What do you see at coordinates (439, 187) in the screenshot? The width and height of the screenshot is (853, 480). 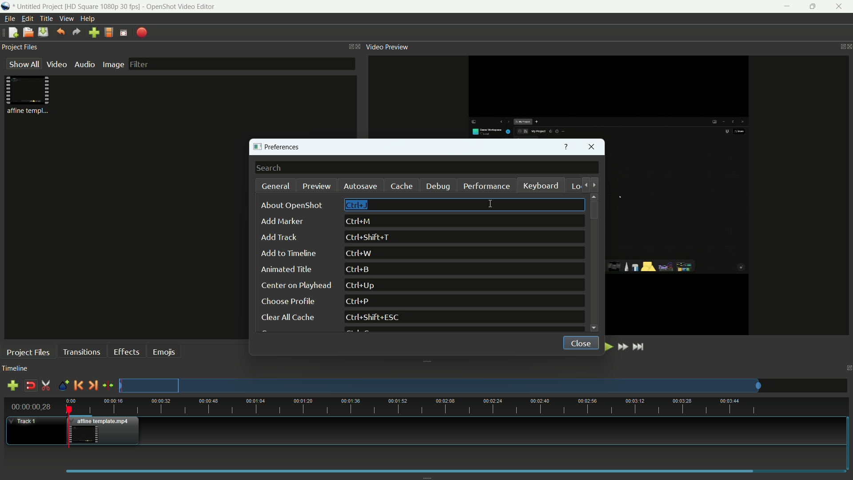 I see `debug` at bounding box center [439, 187].